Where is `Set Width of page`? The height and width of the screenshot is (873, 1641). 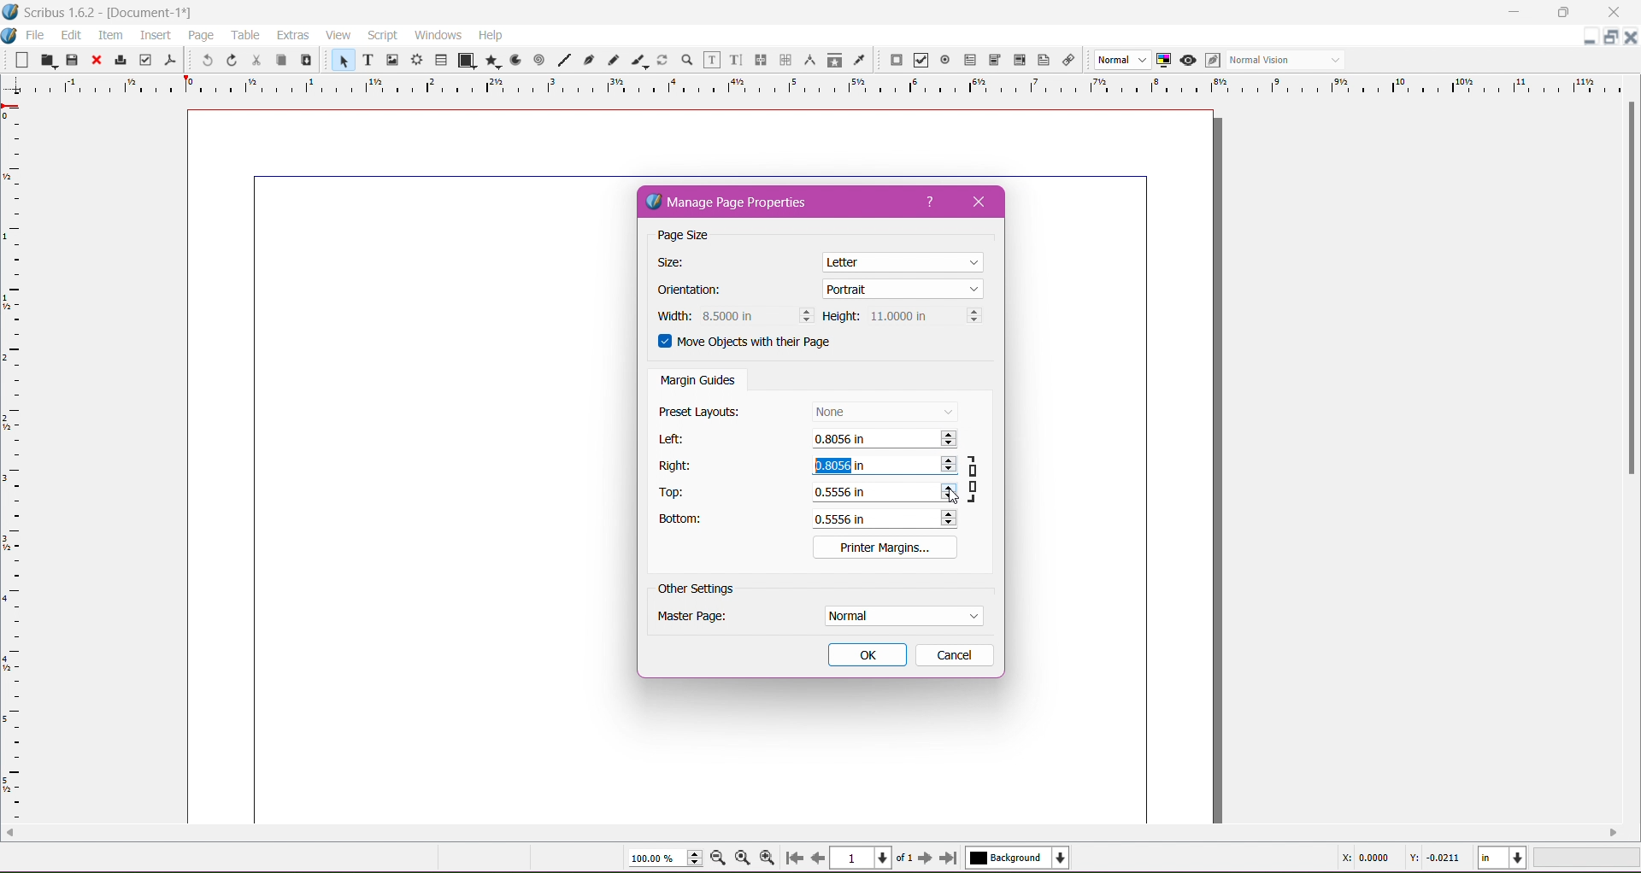 Set Width of page is located at coordinates (756, 315).